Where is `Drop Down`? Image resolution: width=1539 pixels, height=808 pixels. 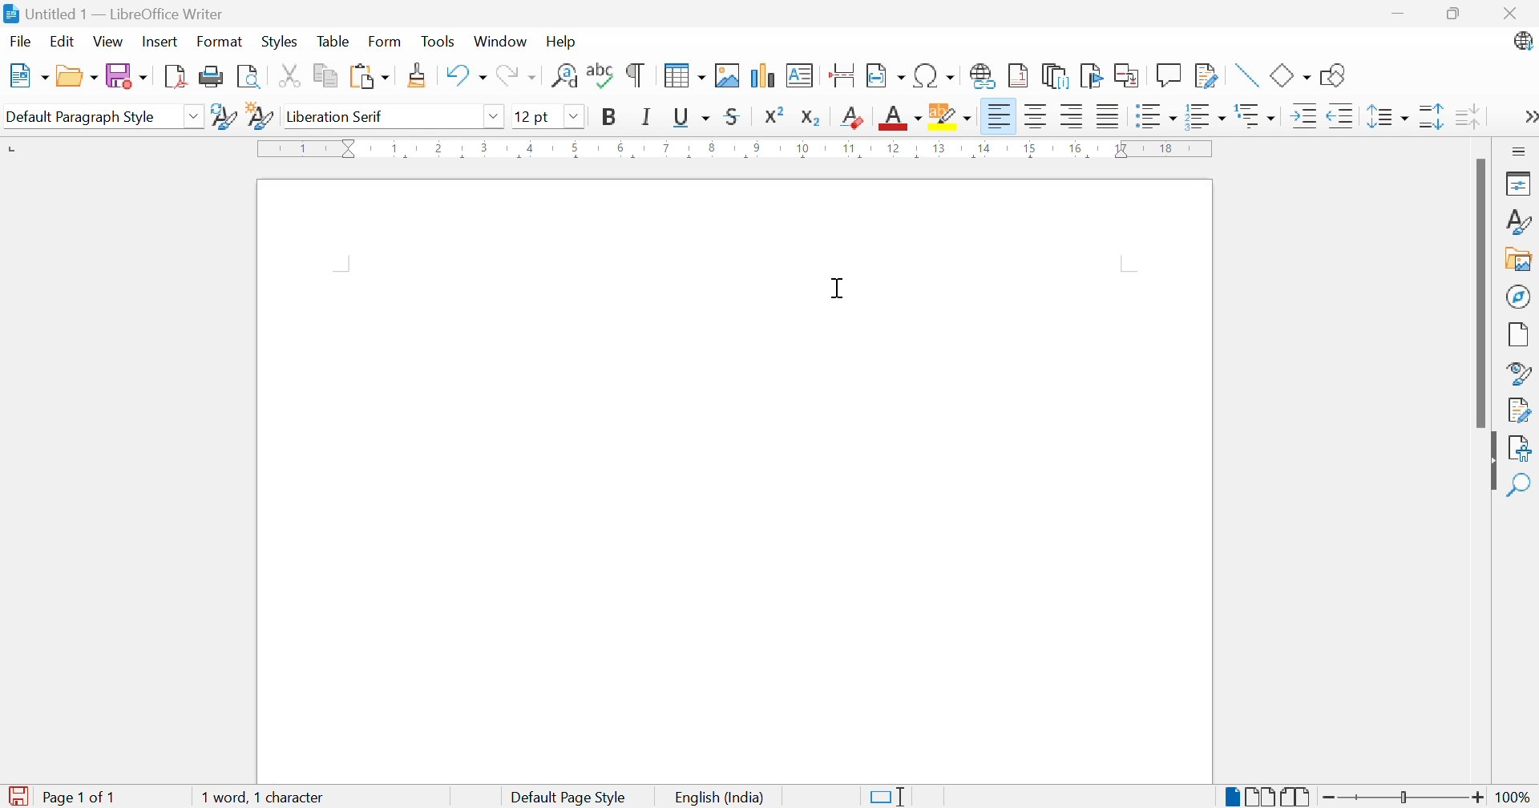 Drop Down is located at coordinates (573, 116).